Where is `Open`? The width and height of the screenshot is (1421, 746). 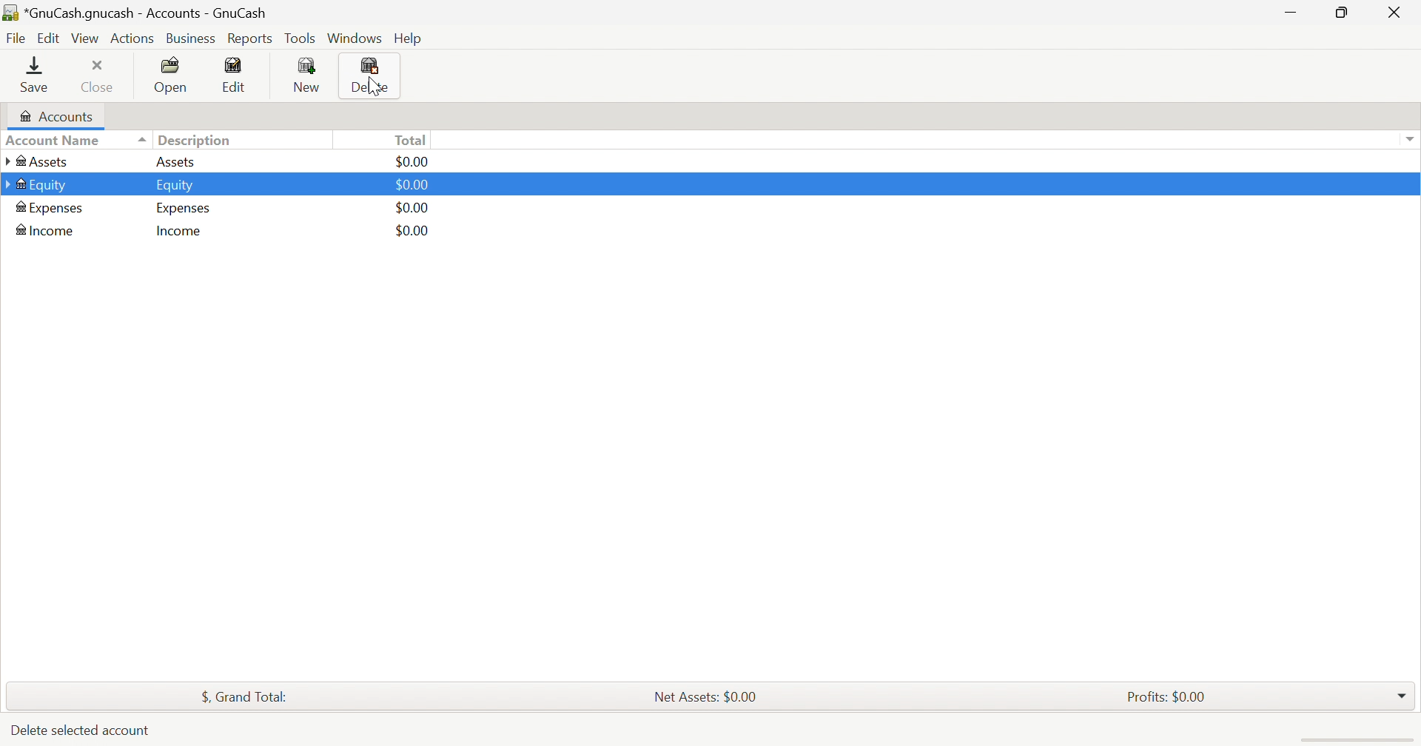 Open is located at coordinates (172, 75).